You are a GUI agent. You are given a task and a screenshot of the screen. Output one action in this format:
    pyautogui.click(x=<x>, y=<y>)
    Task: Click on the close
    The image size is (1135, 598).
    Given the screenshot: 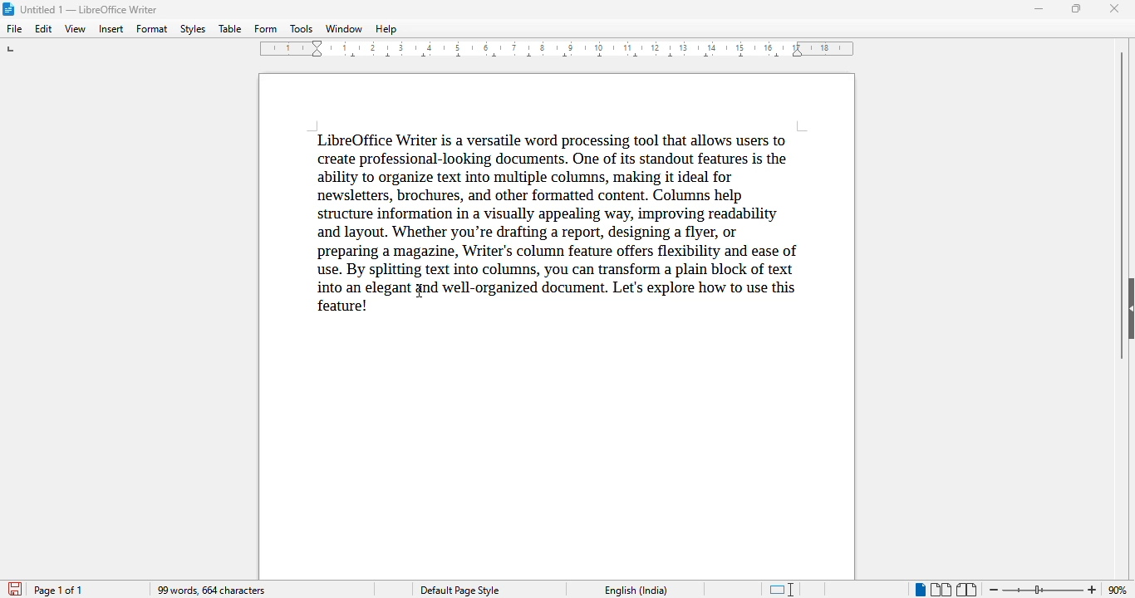 What is the action you would take?
    pyautogui.click(x=1114, y=8)
    